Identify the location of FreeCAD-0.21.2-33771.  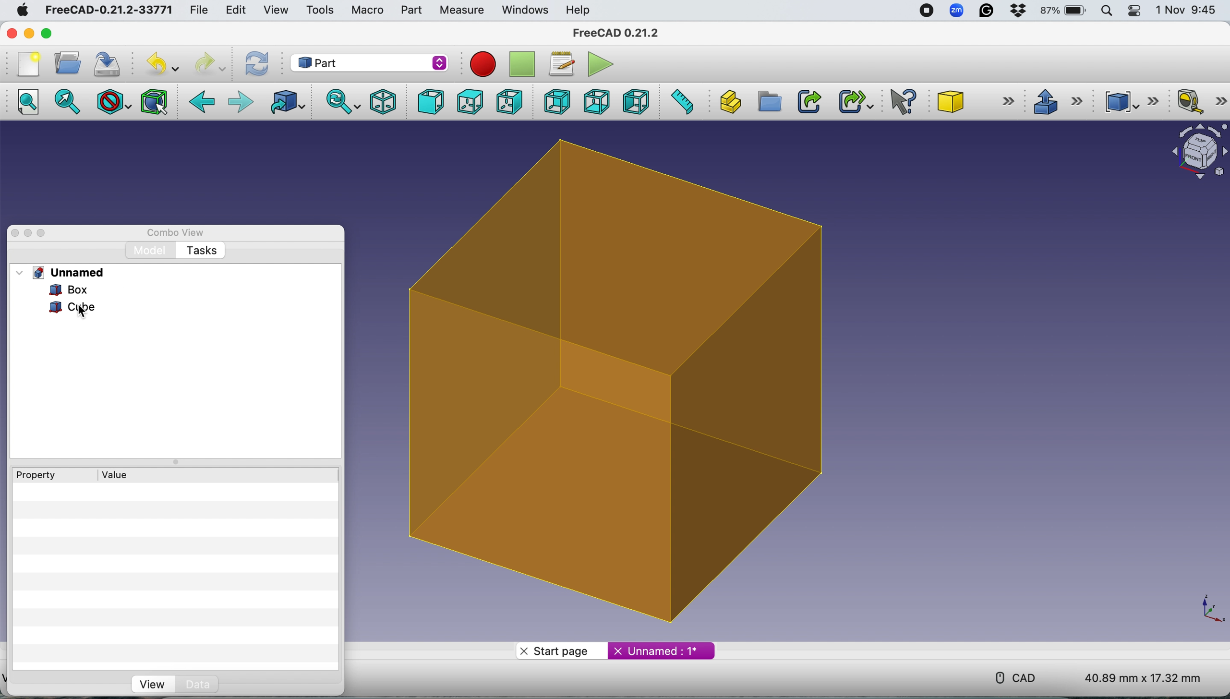
(109, 10).